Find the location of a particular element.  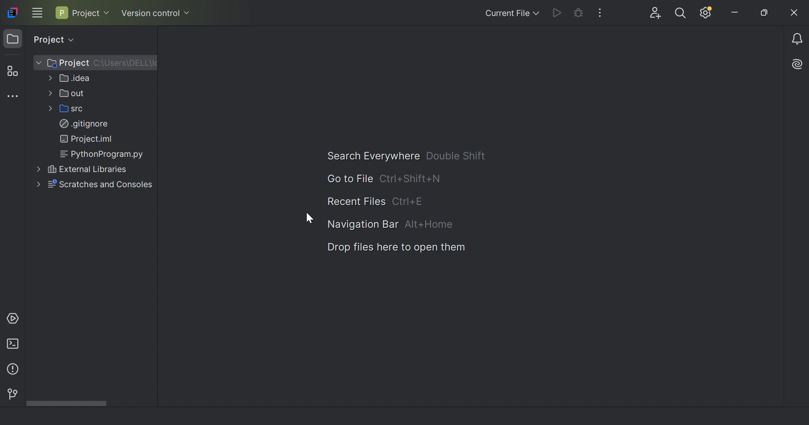

Minimize is located at coordinates (738, 13).